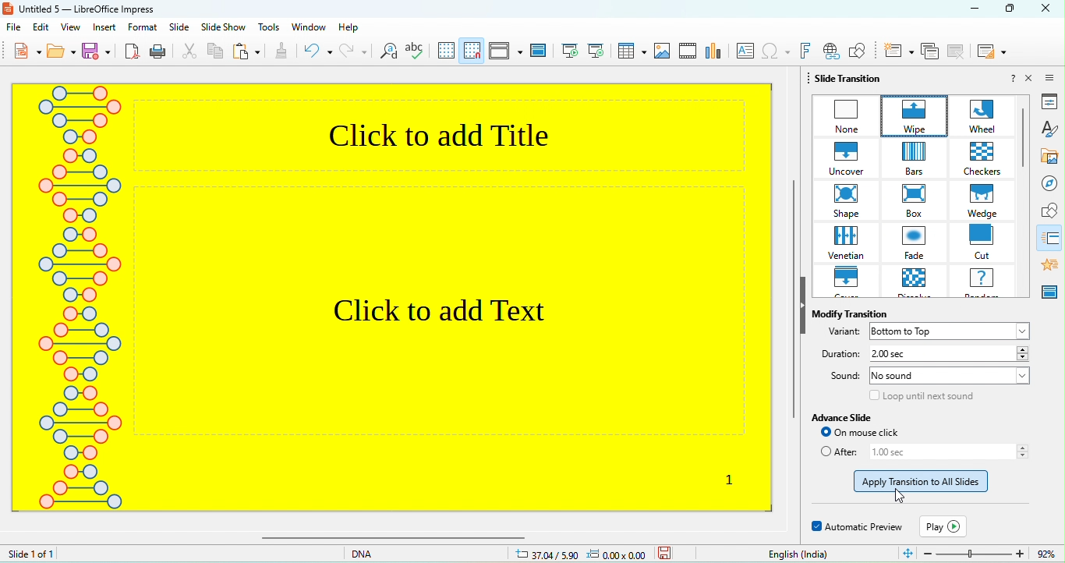 The image size is (1065, 563). I want to click on window, so click(308, 29).